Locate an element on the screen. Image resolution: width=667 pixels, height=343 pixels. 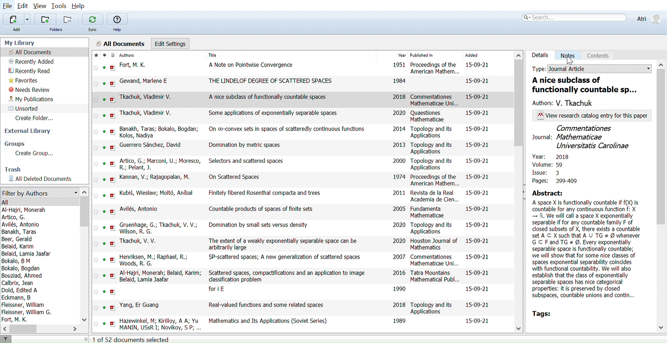
Tkachuk, Vladimir V. is located at coordinates (147, 97).